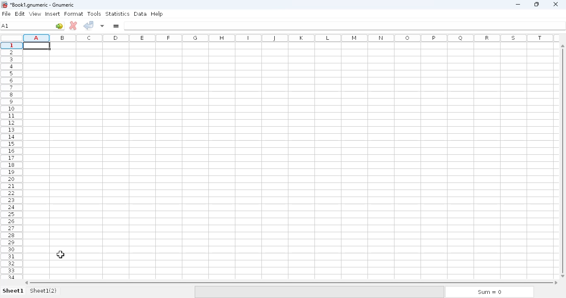 The height and width of the screenshot is (298, 566). I want to click on maximize, so click(537, 4).